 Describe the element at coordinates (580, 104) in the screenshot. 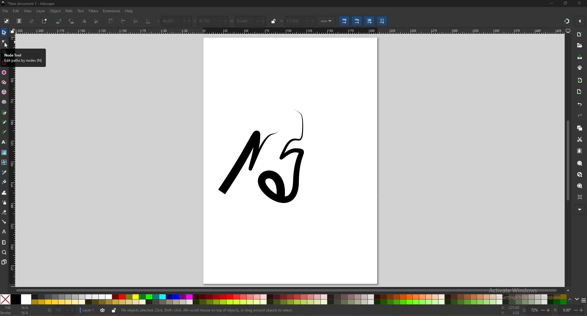

I see `undo` at that location.